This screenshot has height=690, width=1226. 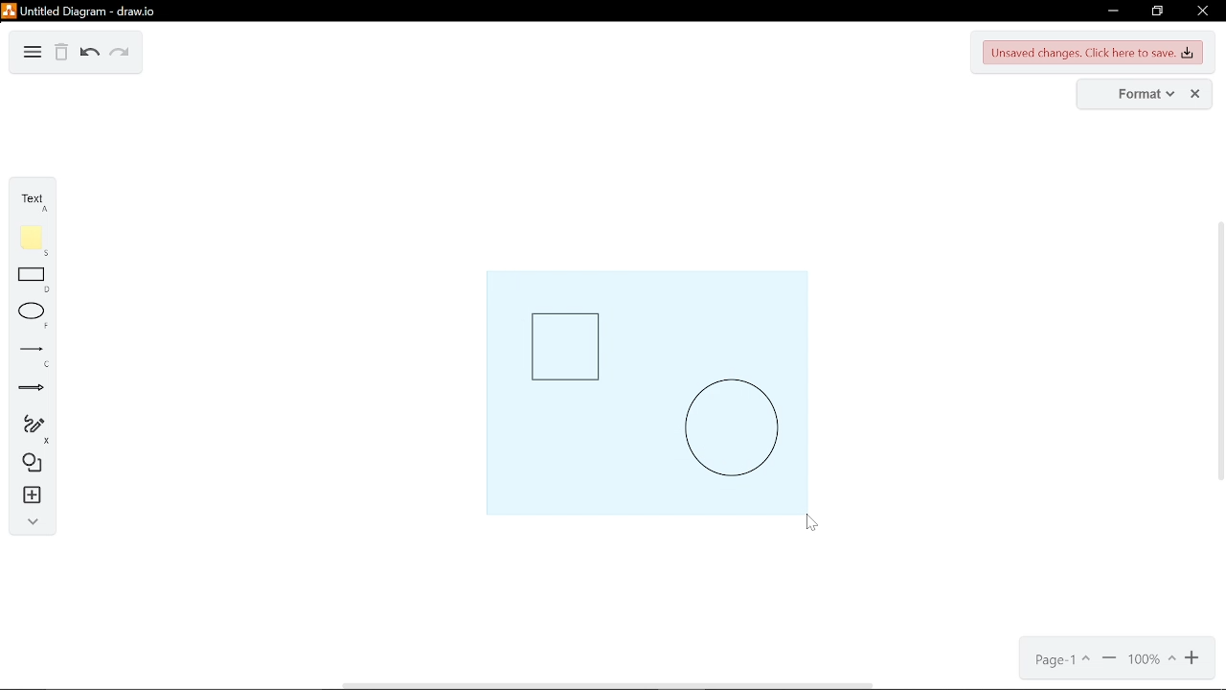 What do you see at coordinates (33, 54) in the screenshot?
I see `diagram` at bounding box center [33, 54].